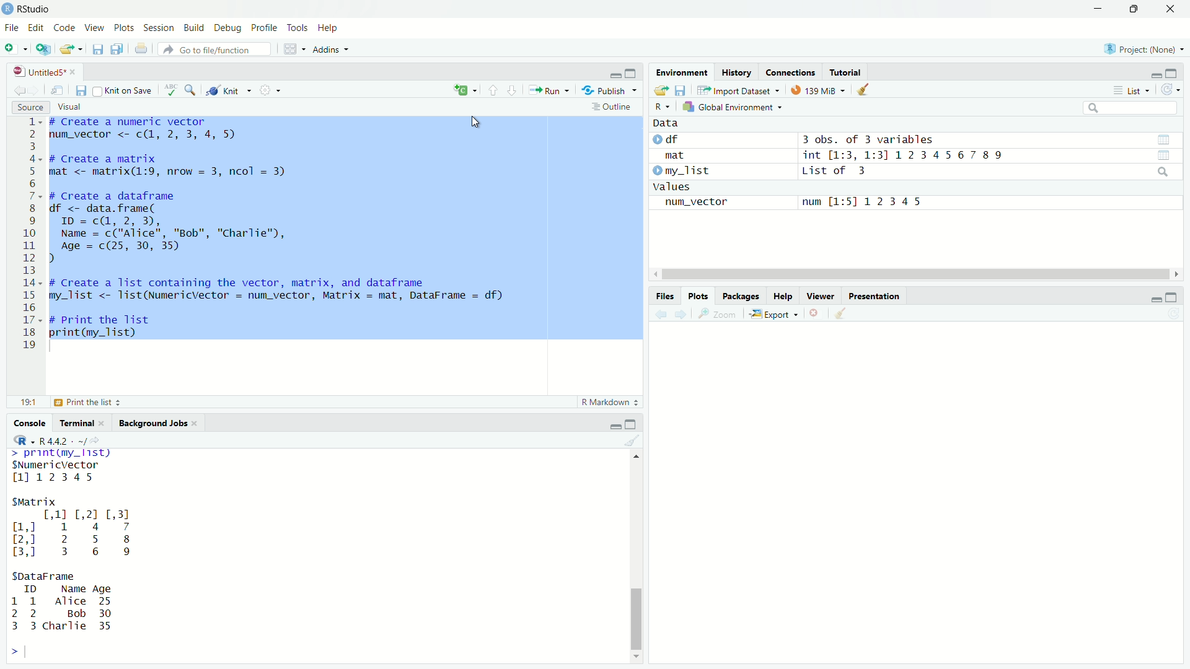  I want to click on maximise, so click(631, 71).